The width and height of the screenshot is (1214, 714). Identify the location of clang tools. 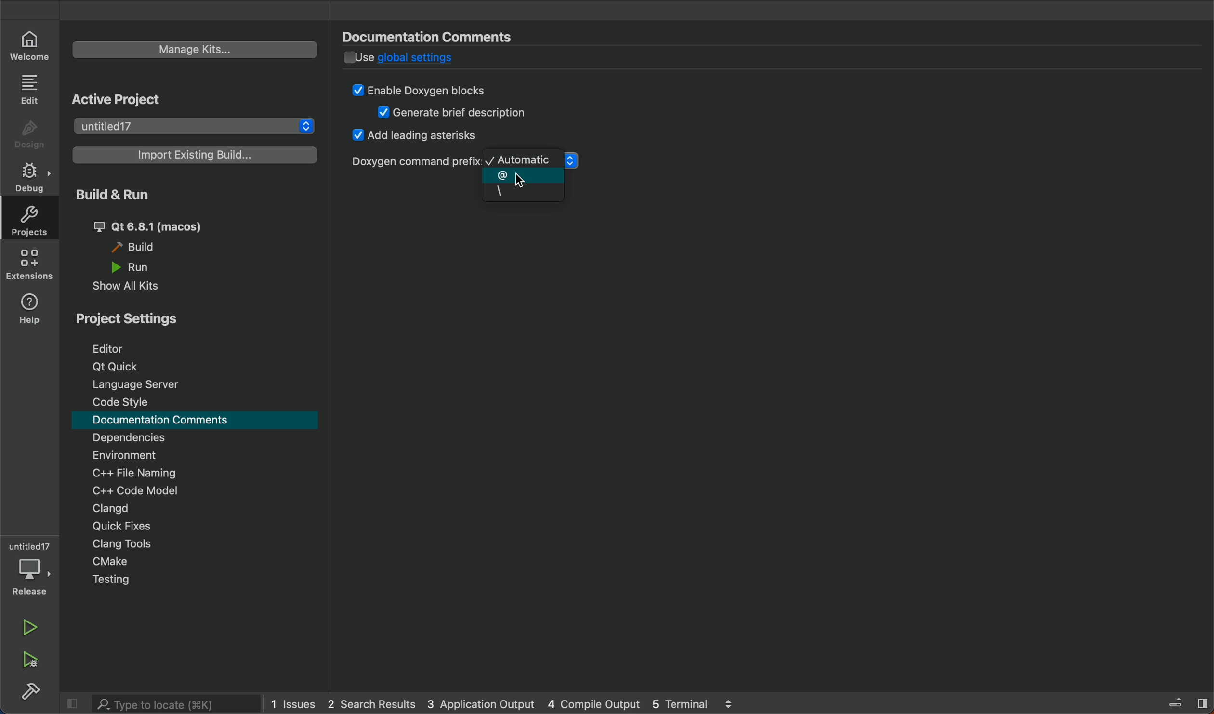
(127, 545).